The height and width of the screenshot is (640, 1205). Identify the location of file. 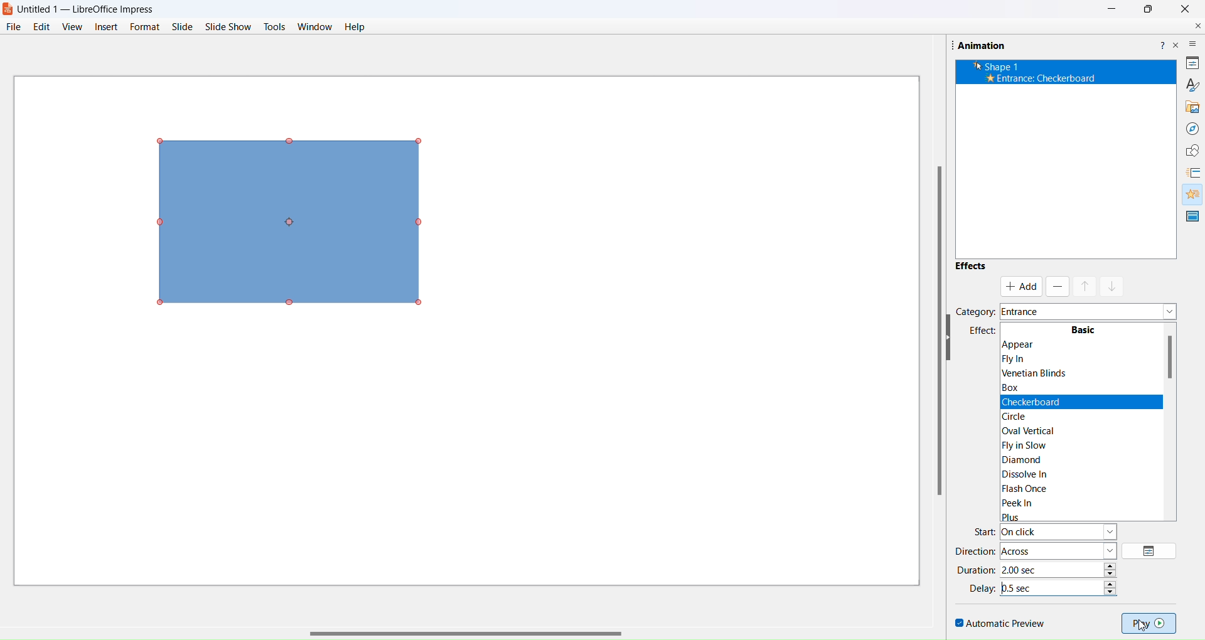
(14, 26).